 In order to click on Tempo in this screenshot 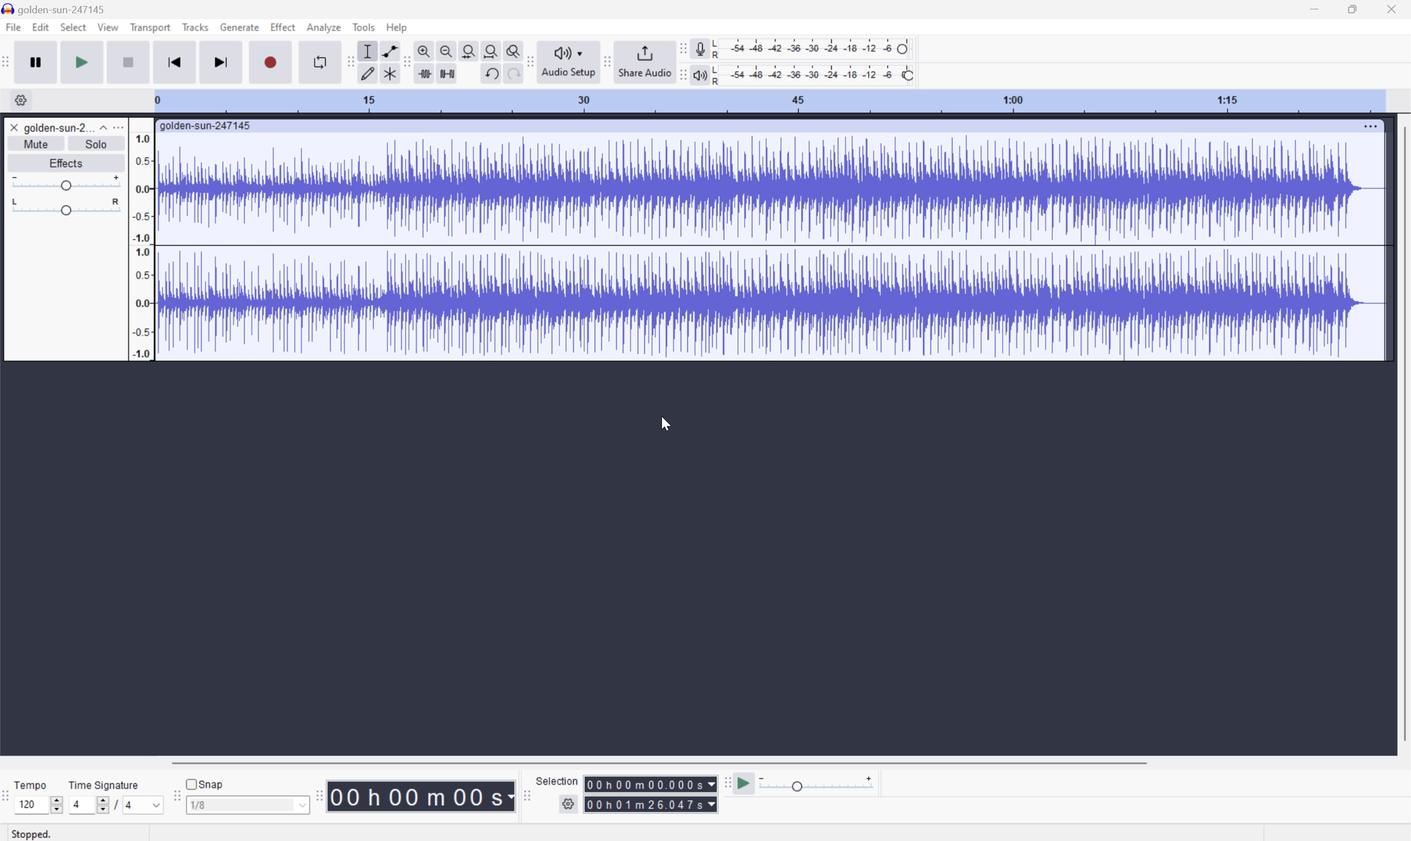, I will do `click(31, 784)`.